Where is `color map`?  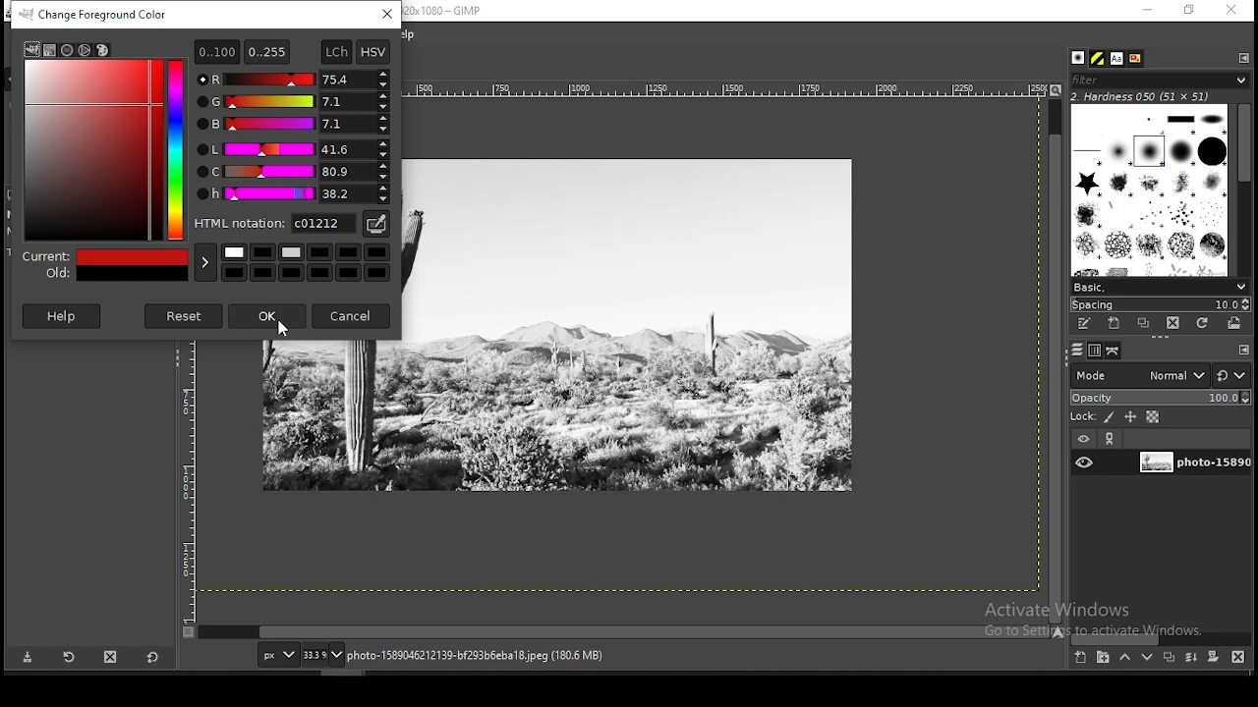 color map is located at coordinates (106, 148).